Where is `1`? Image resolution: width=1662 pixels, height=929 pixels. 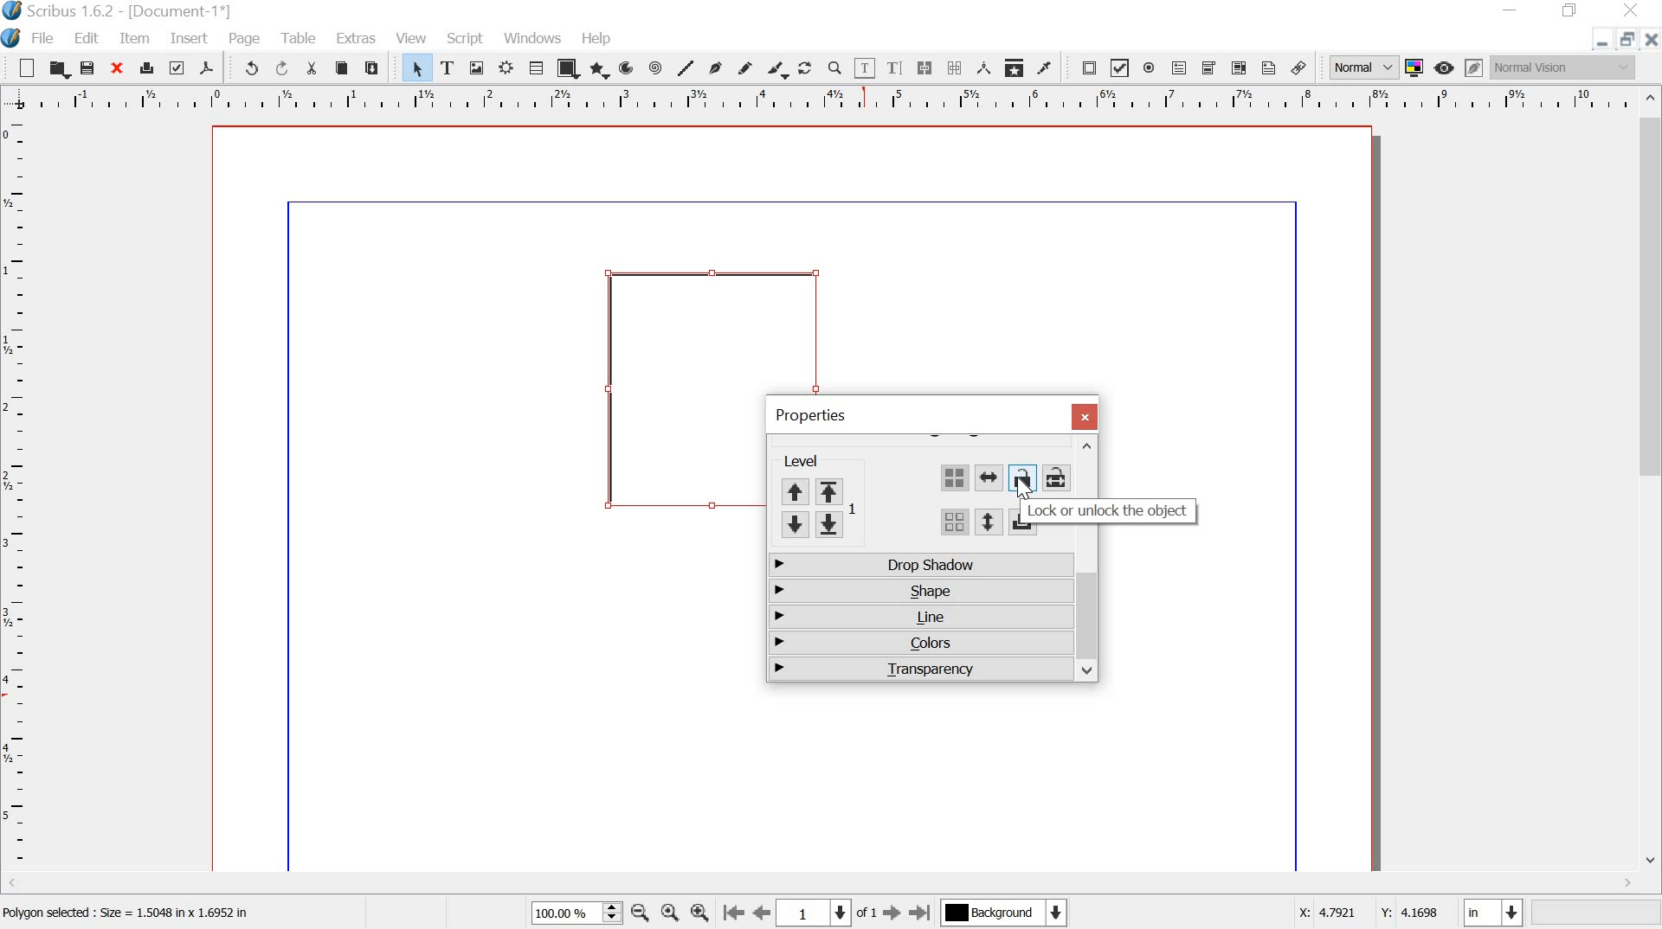 1 is located at coordinates (814, 913).